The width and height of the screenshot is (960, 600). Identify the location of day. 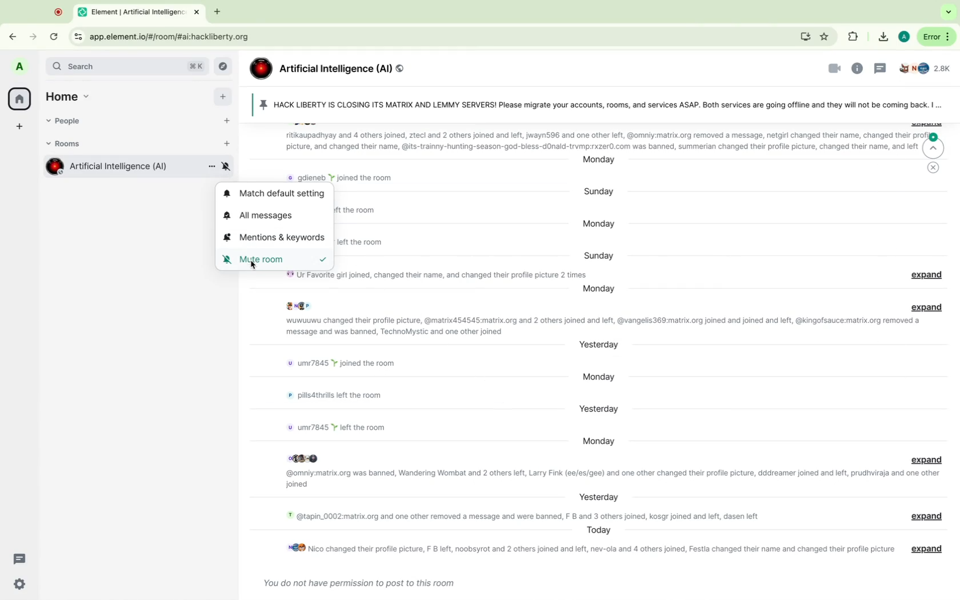
(602, 191).